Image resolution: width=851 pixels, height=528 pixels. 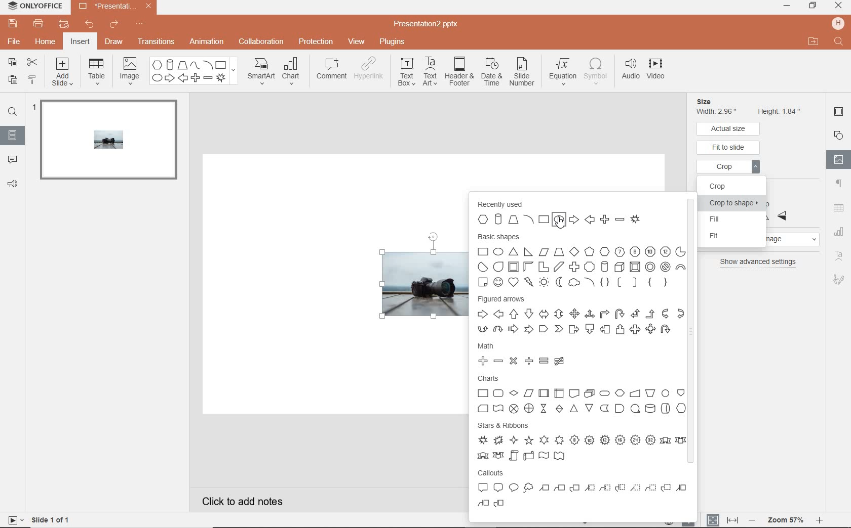 I want to click on image settings, so click(x=839, y=159).